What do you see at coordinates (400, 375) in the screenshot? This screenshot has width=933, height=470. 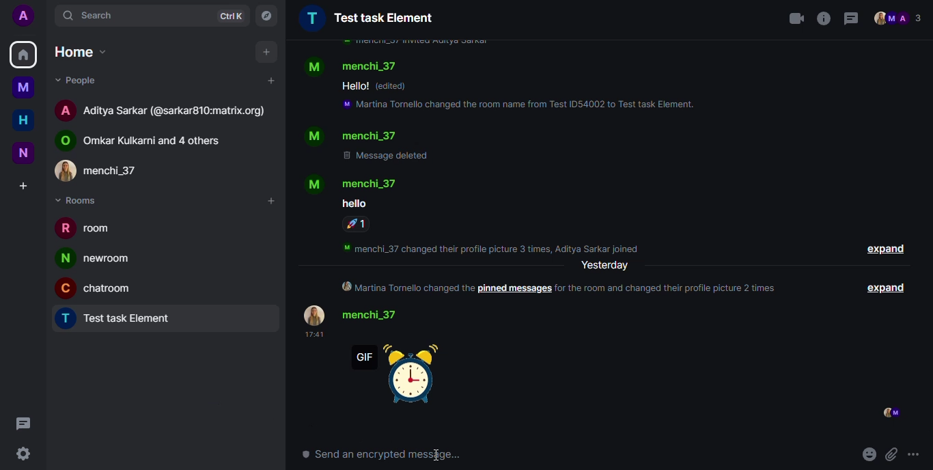 I see `gif` at bounding box center [400, 375].